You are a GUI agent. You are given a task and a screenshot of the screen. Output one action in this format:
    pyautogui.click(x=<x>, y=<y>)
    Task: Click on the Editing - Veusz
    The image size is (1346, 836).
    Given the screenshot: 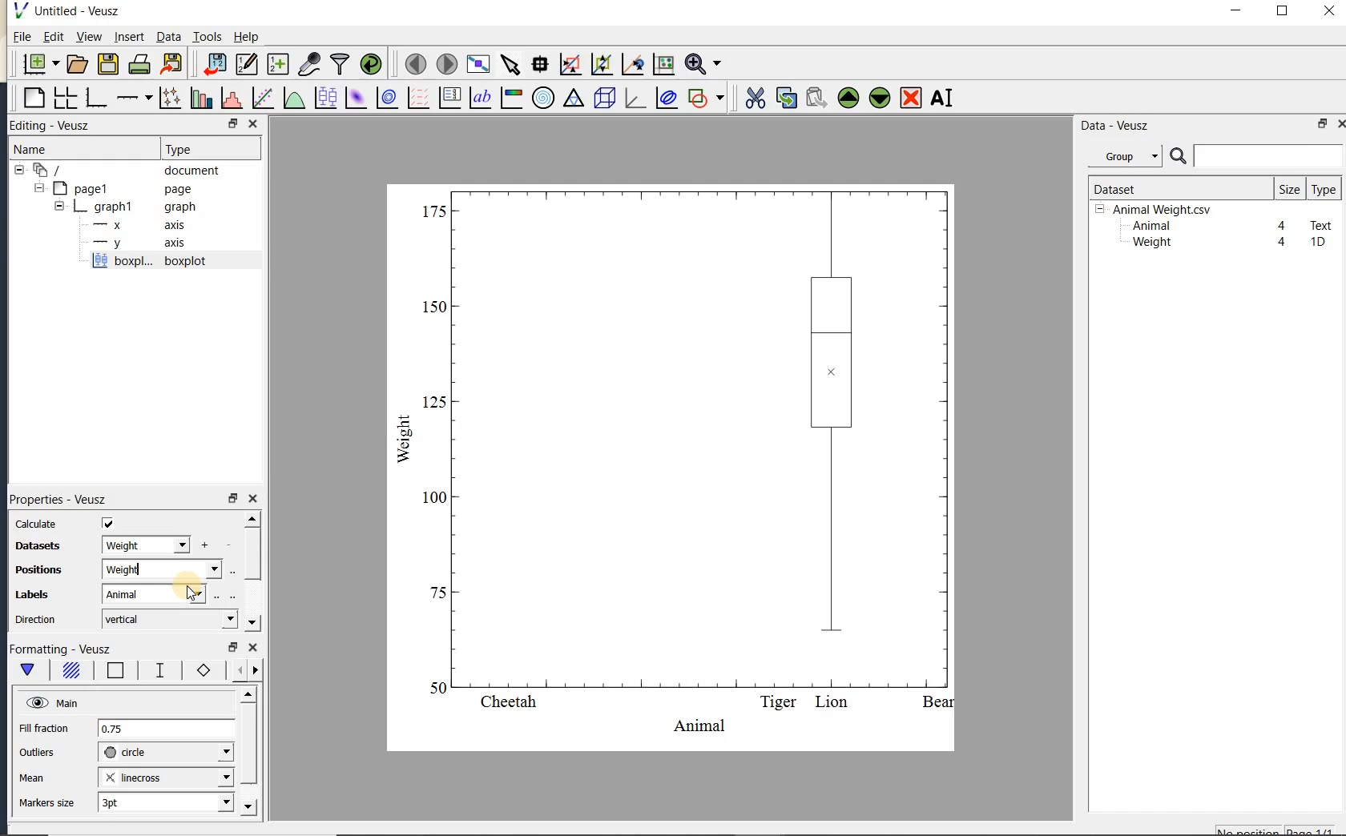 What is the action you would take?
    pyautogui.click(x=58, y=126)
    